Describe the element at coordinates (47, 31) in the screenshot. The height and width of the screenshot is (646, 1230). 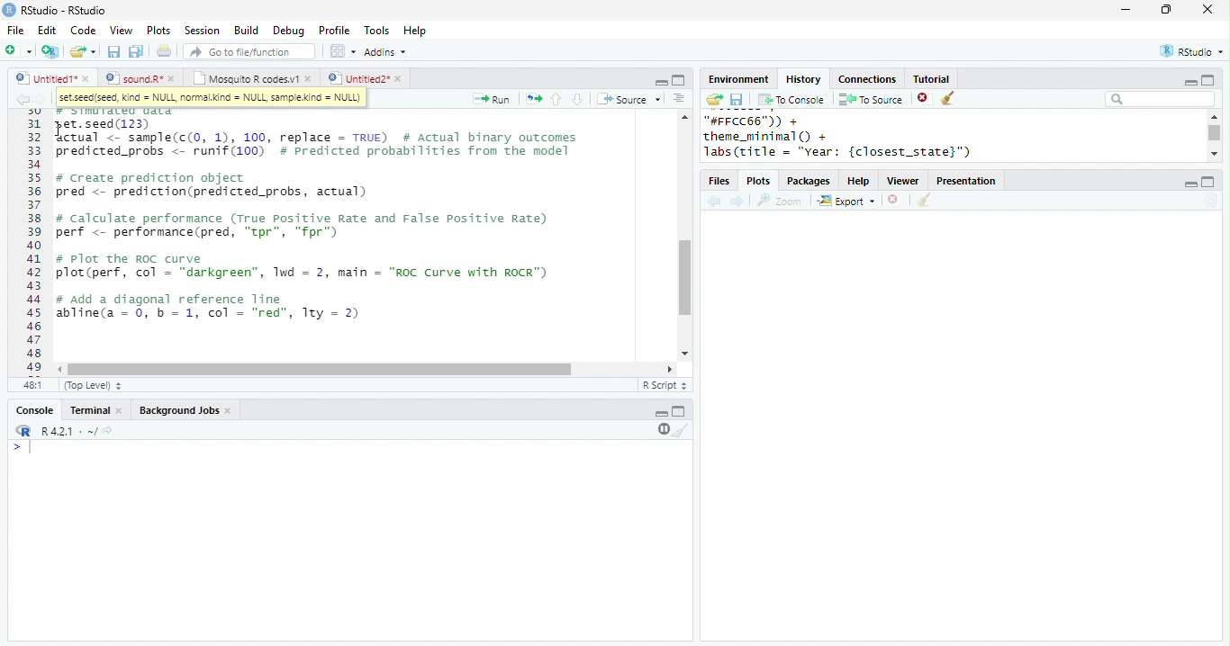
I see `Edit` at that location.